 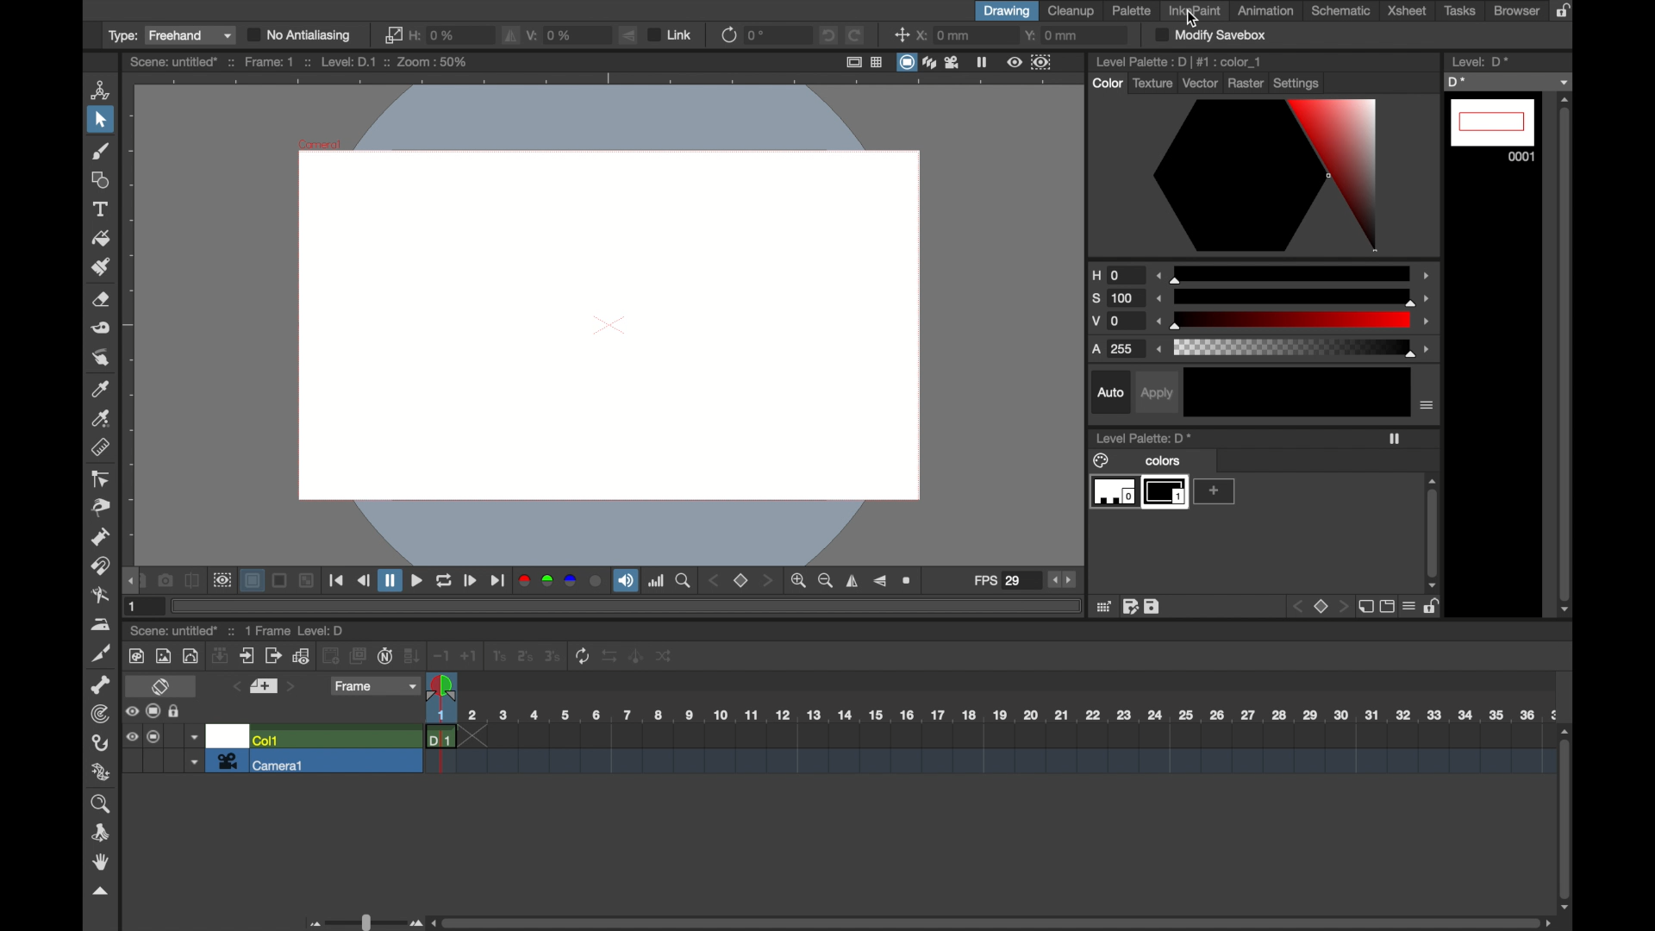 What do you see at coordinates (1143, 437) in the screenshot?
I see `level palette: D*` at bounding box center [1143, 437].